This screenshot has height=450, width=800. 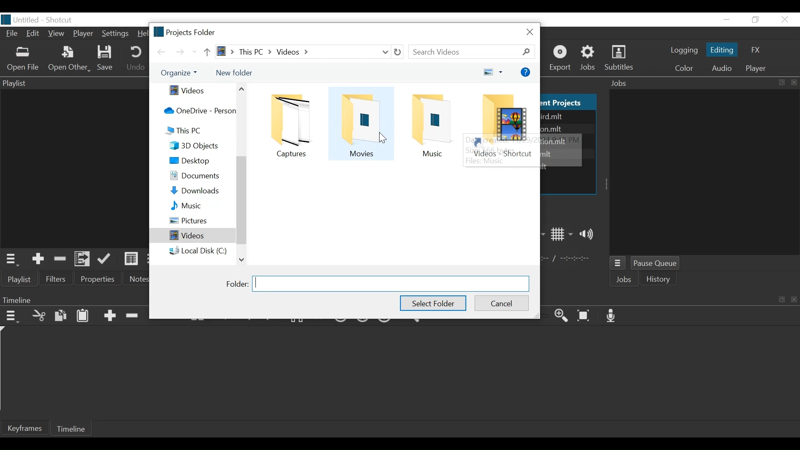 What do you see at coordinates (60, 19) in the screenshot?
I see `Shotcut` at bounding box center [60, 19].